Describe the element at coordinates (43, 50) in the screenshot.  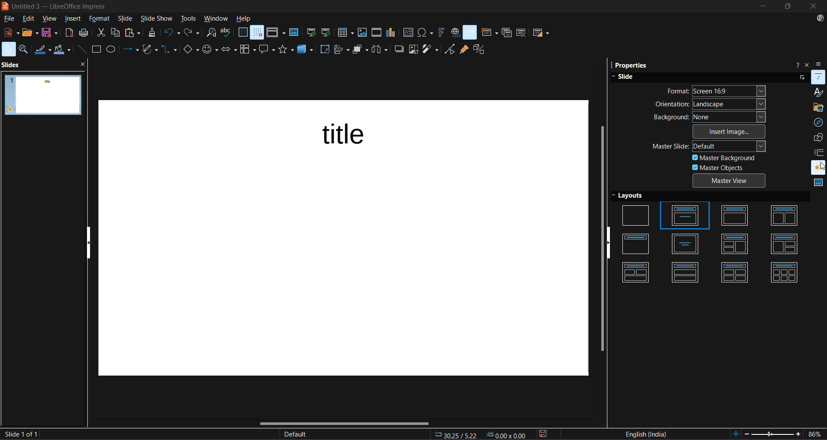
I see `line color` at that location.